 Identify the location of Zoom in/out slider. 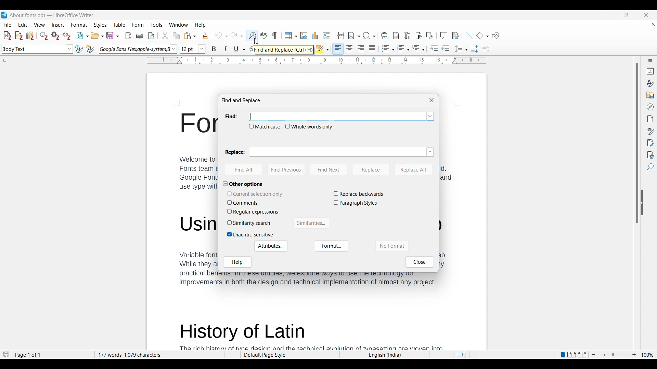
(614, 355).